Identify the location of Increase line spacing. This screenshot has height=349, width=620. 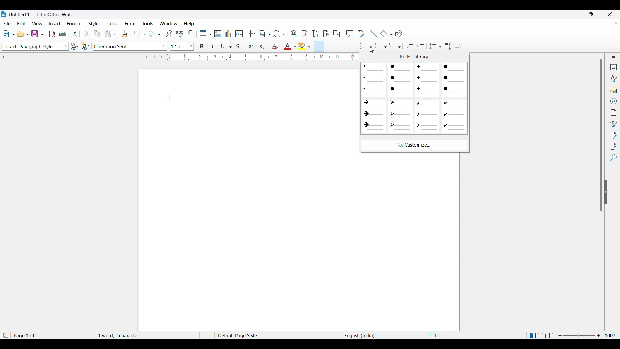
(447, 45).